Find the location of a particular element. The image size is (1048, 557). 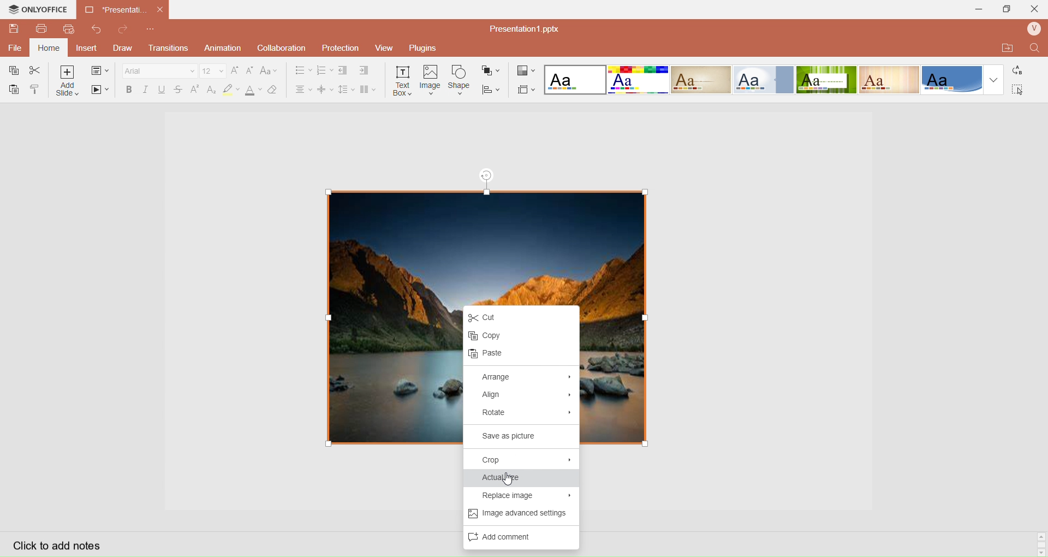

QuickSave is located at coordinates (15, 28).